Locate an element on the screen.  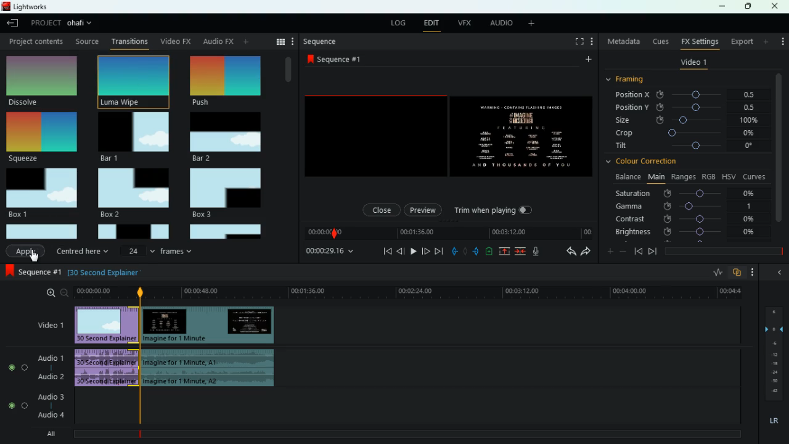
log is located at coordinates (398, 24).